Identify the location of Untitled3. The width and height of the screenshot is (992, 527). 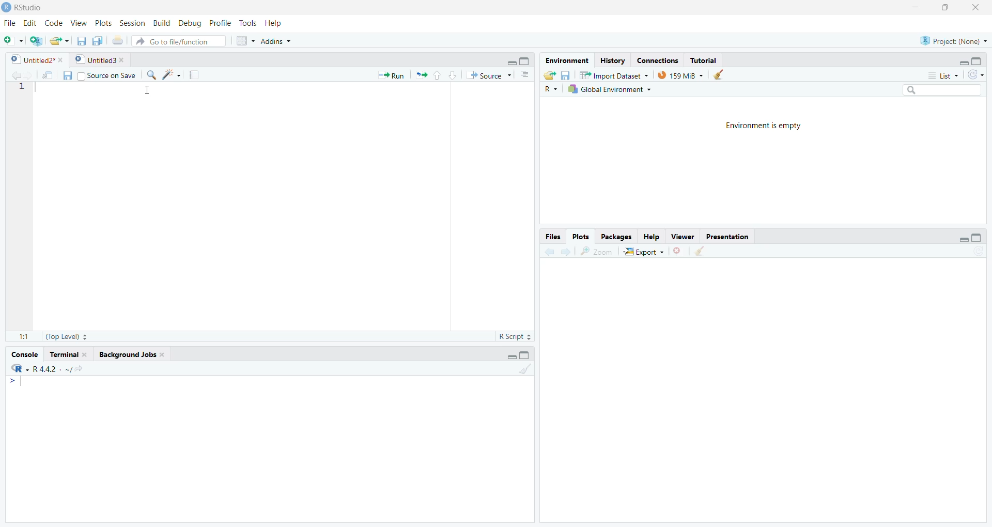
(101, 60).